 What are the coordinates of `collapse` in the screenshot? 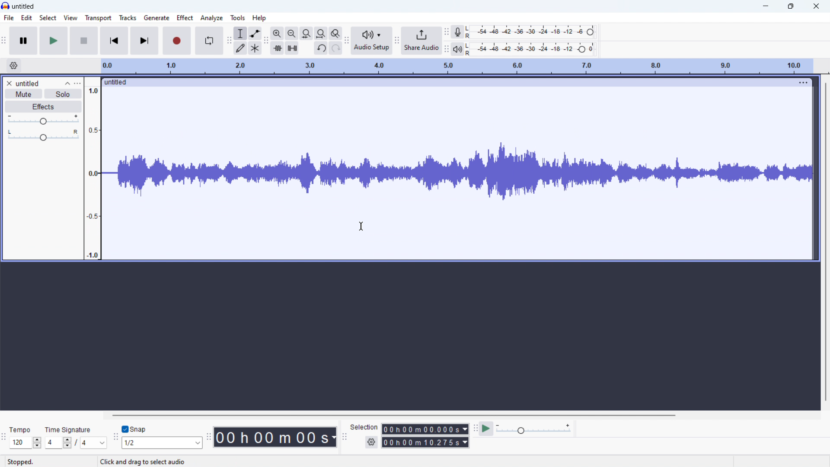 It's located at (70, 83).